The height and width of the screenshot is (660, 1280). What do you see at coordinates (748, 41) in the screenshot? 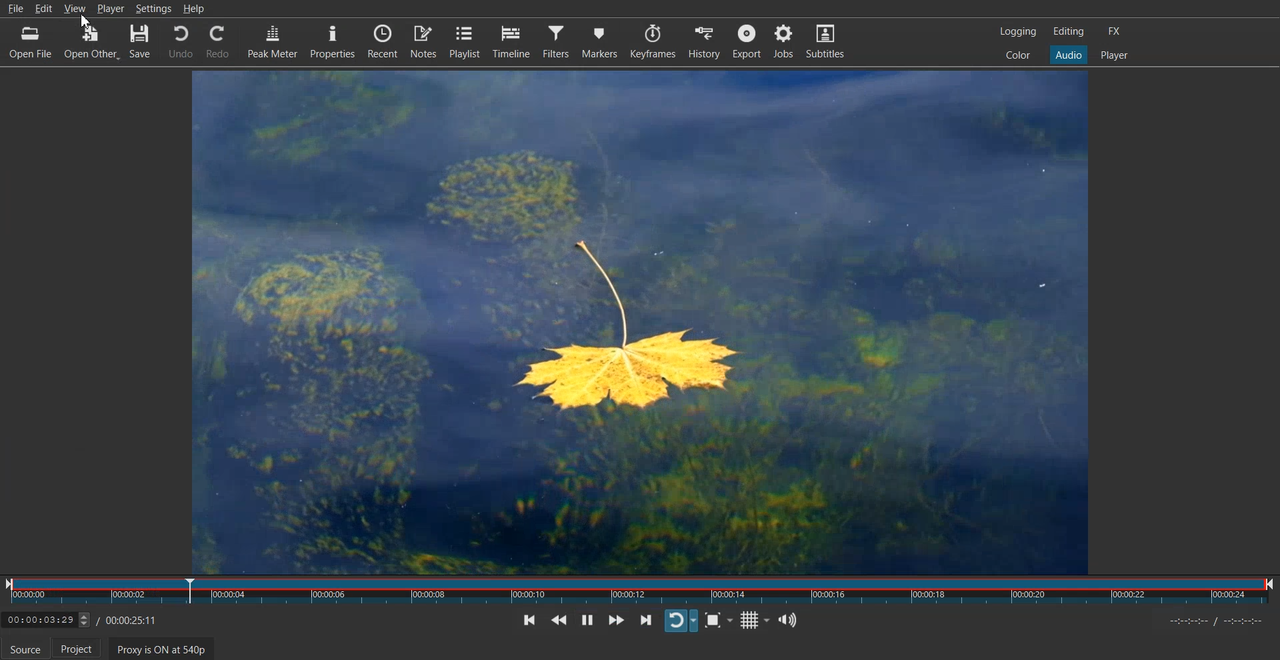
I see `Export` at bounding box center [748, 41].